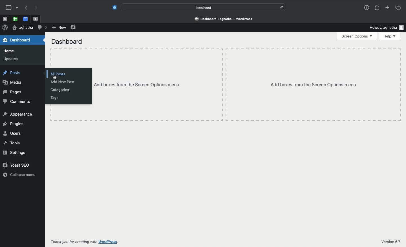 The width and height of the screenshot is (406, 247). What do you see at coordinates (390, 241) in the screenshot?
I see `Version 6.7` at bounding box center [390, 241].